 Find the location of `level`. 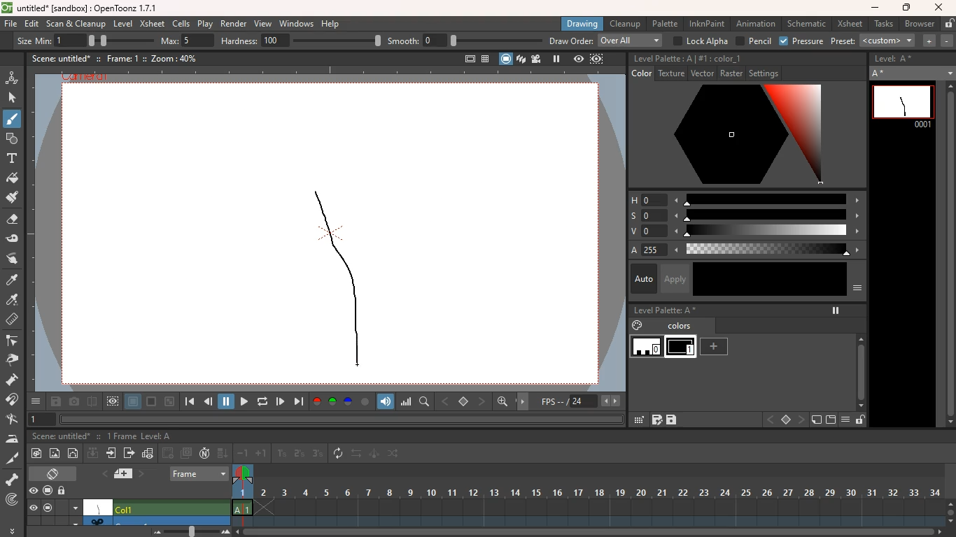

level is located at coordinates (647, 348).